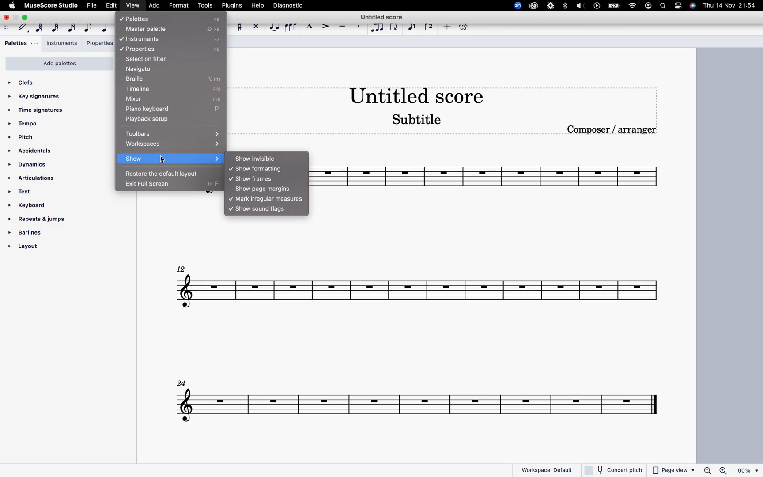 The width and height of the screenshot is (763, 477). What do you see at coordinates (144, 49) in the screenshot?
I see `properties` at bounding box center [144, 49].